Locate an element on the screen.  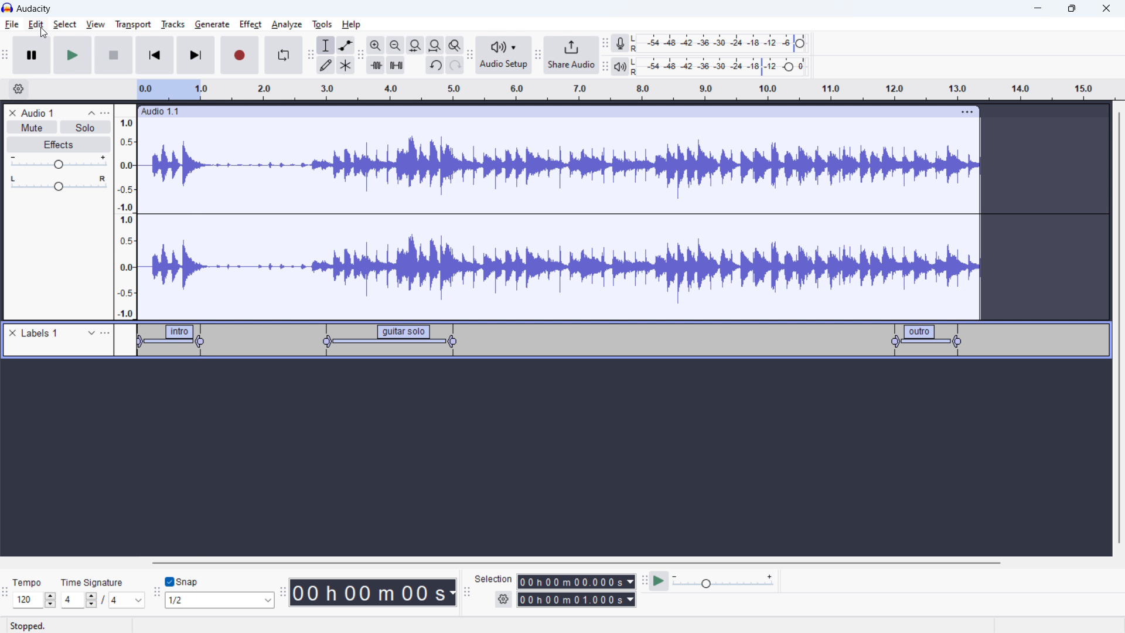
draw tool is located at coordinates (326, 64).